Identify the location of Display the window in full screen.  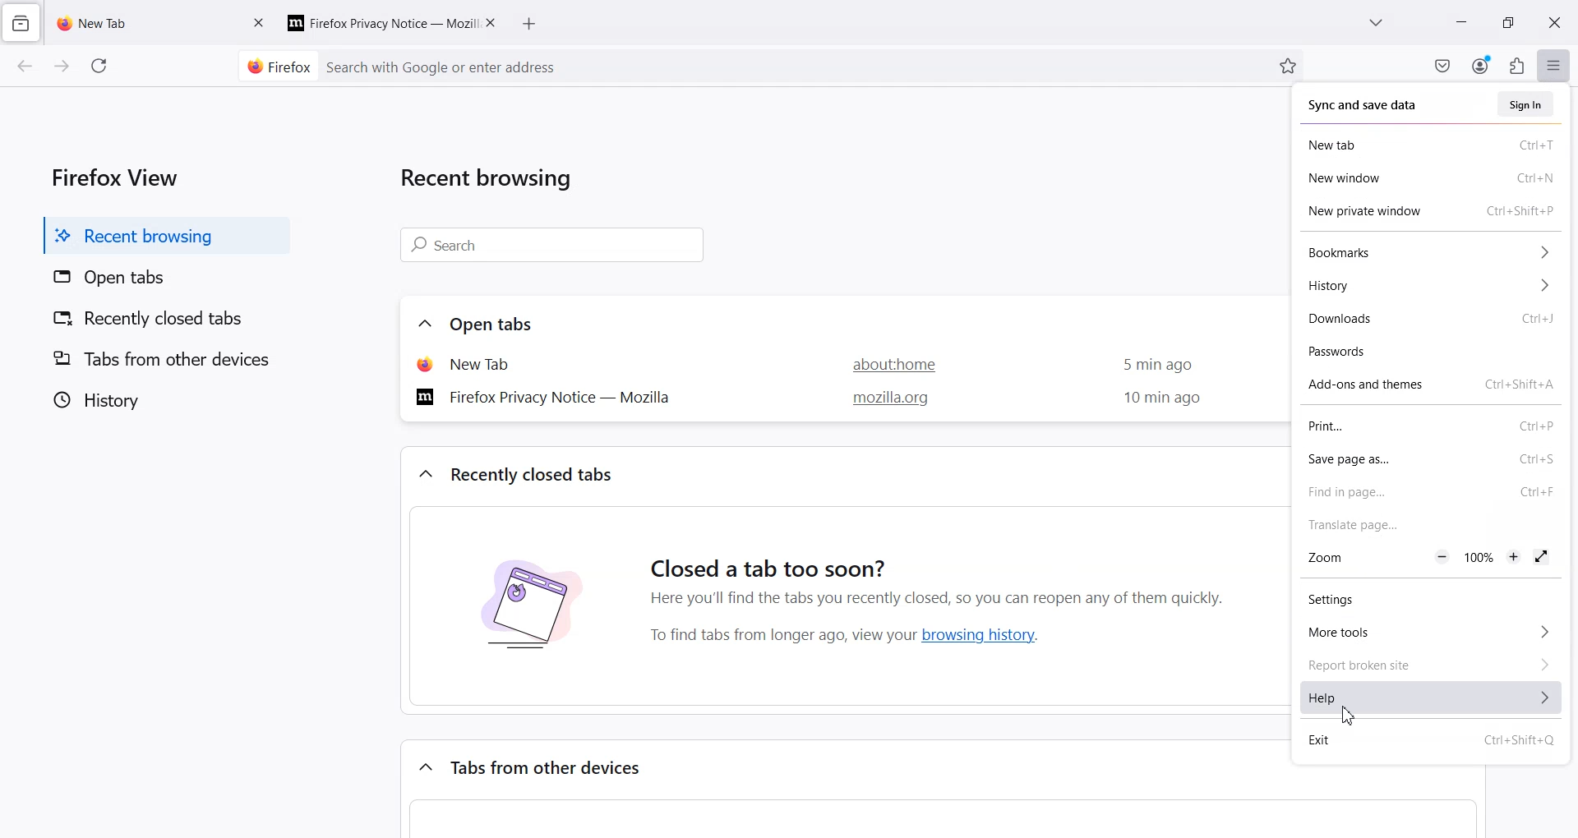
(1541, 556).